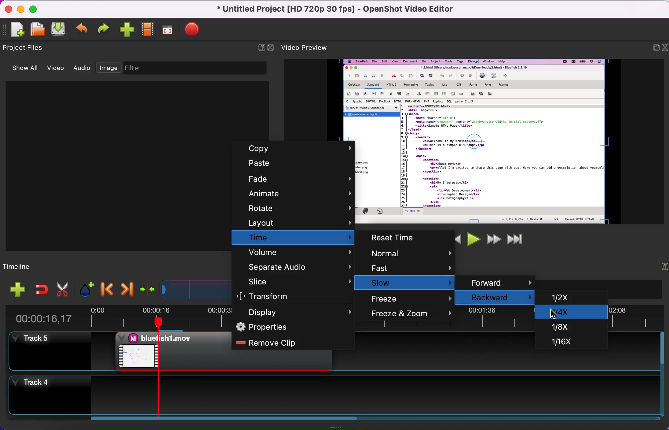  I want to click on cut, so click(63, 288).